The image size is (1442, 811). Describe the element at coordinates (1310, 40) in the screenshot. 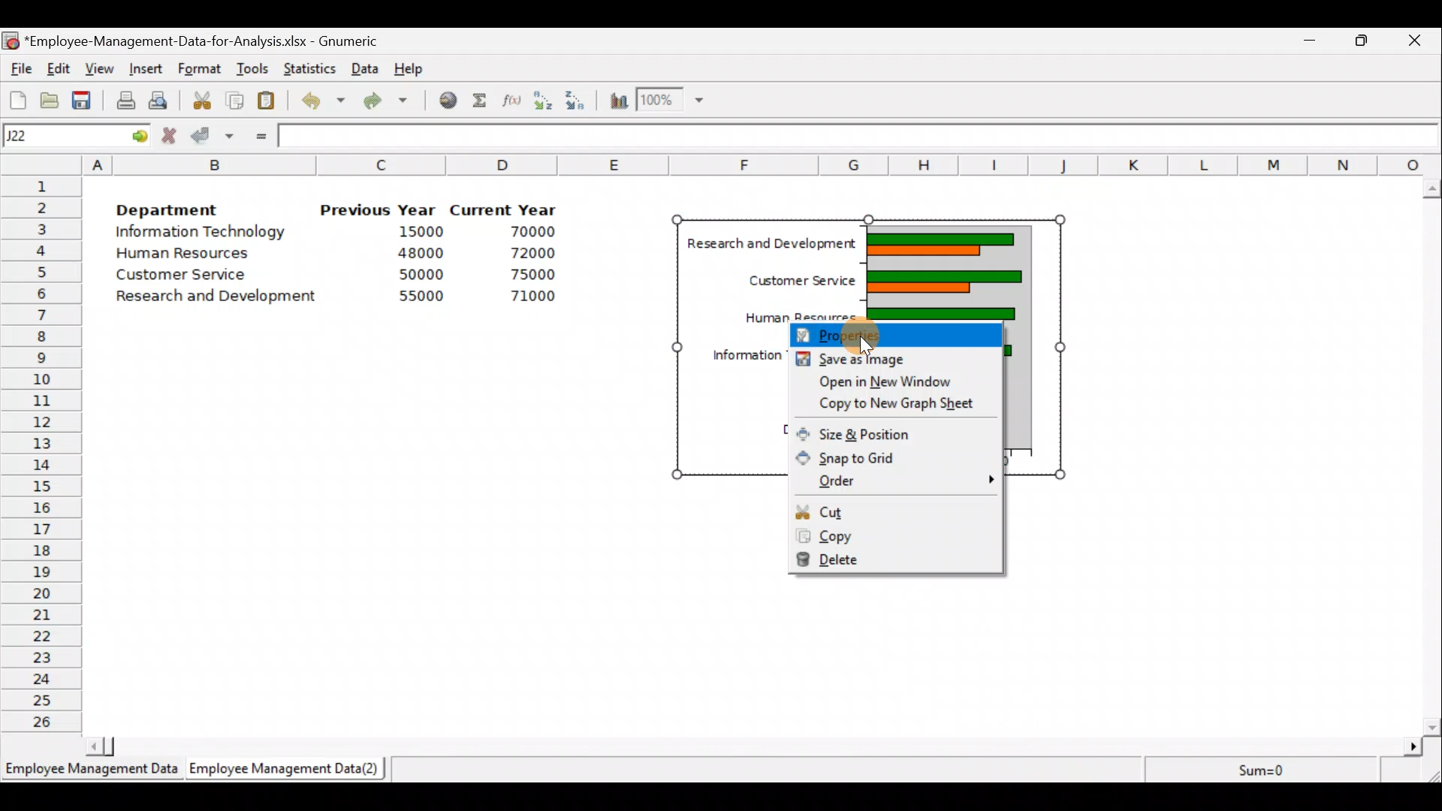

I see `Minimize` at that location.